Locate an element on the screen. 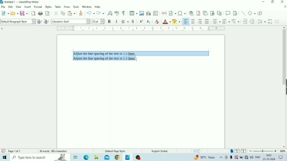  Export as PDF is located at coordinates (33, 13).